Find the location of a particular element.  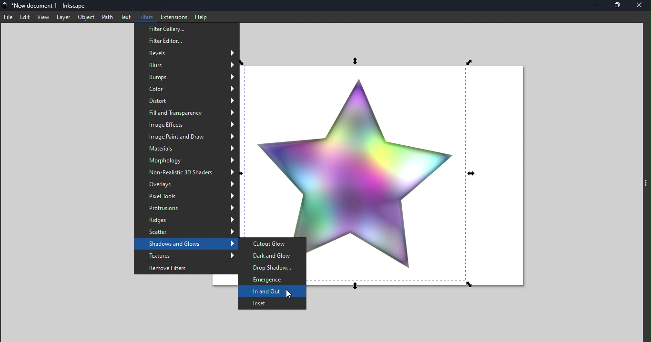

Path is located at coordinates (109, 18).